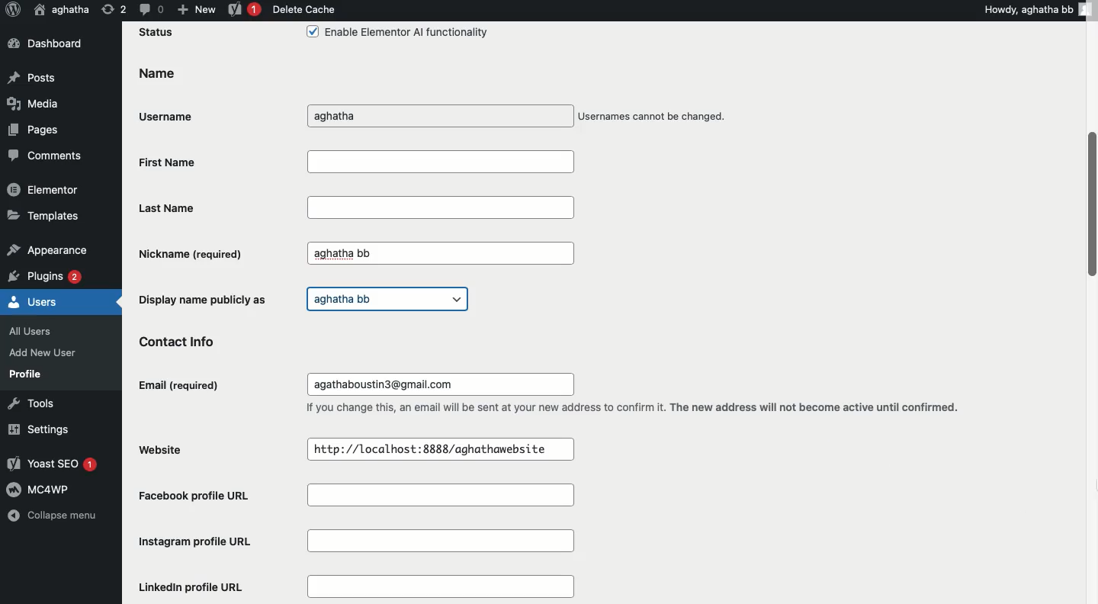 This screenshot has width=1098, height=604. What do you see at coordinates (181, 386) in the screenshot?
I see `Email` at bounding box center [181, 386].